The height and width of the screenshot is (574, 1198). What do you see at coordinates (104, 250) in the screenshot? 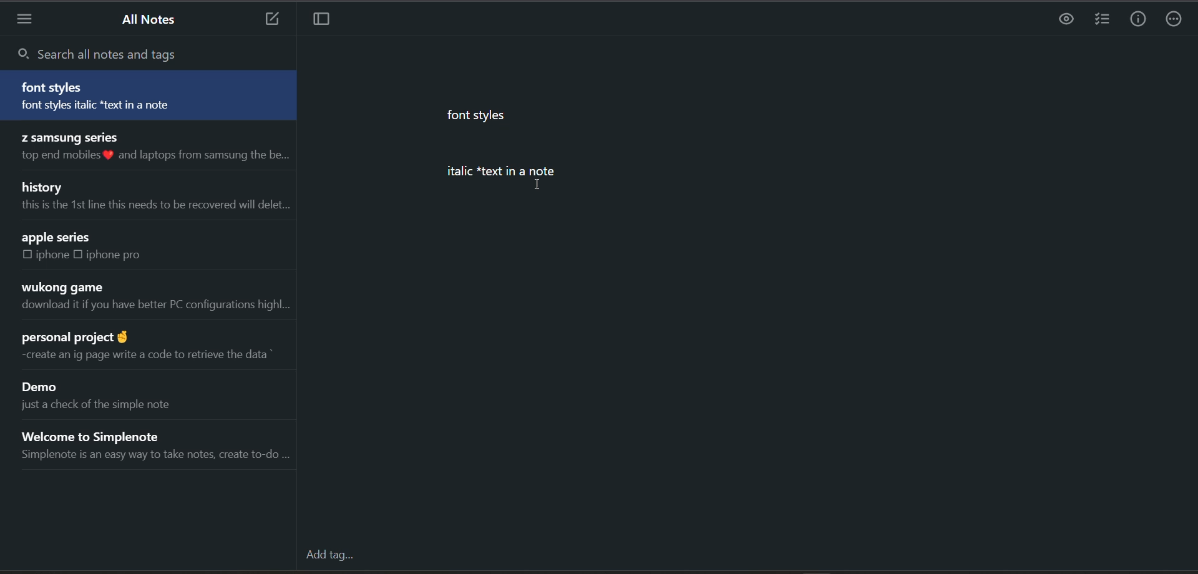
I see `note title and preview` at bounding box center [104, 250].